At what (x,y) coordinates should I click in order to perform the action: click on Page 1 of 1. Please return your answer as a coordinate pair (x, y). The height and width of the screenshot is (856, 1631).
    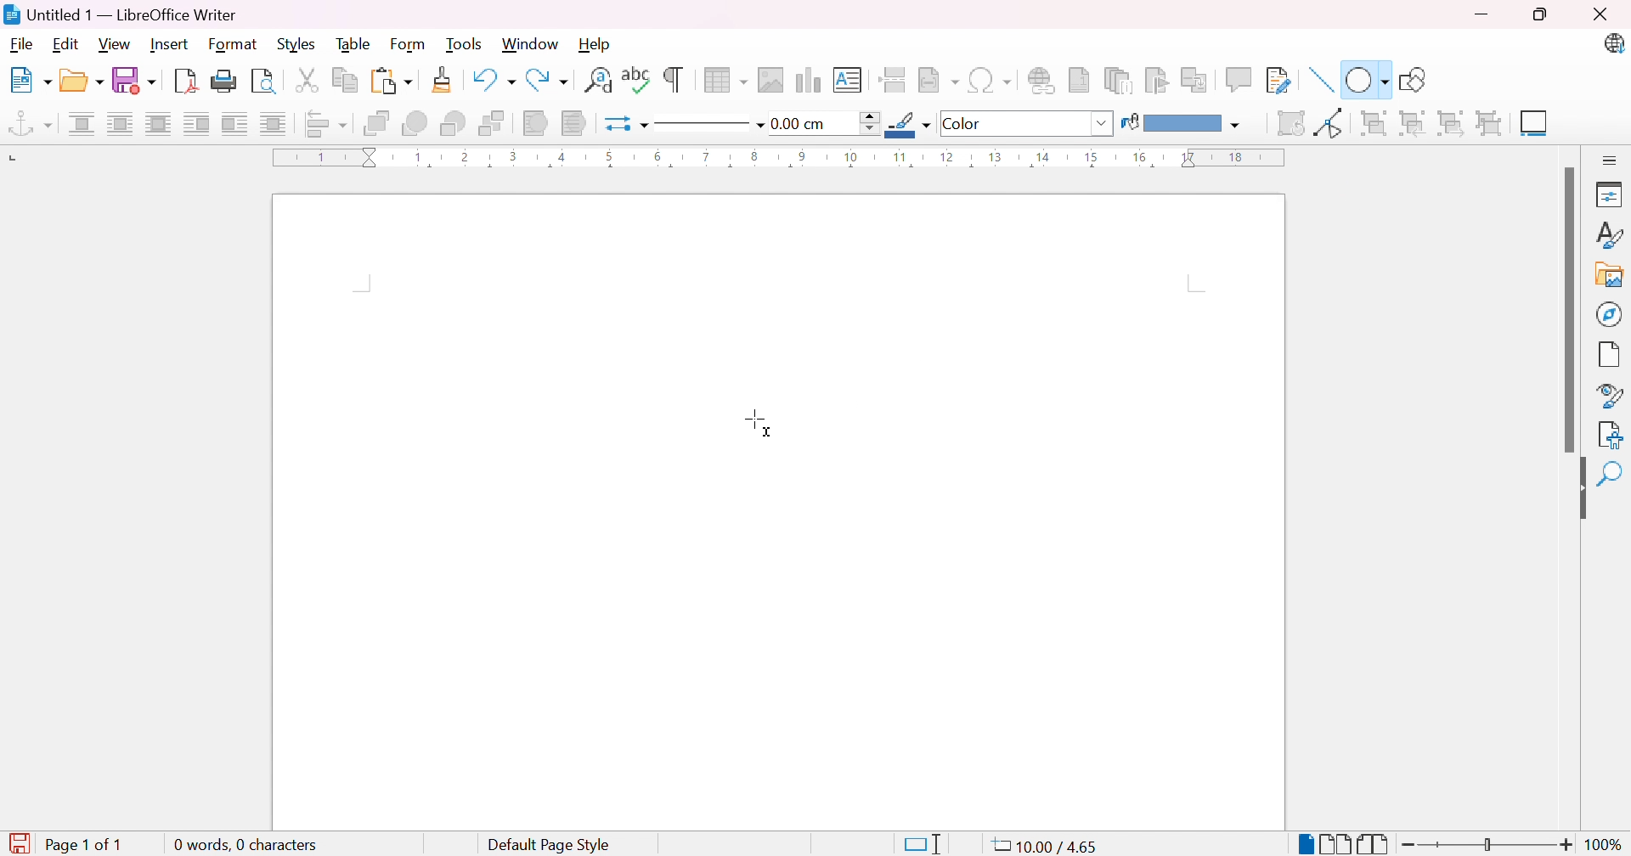
    Looking at the image, I should click on (91, 844).